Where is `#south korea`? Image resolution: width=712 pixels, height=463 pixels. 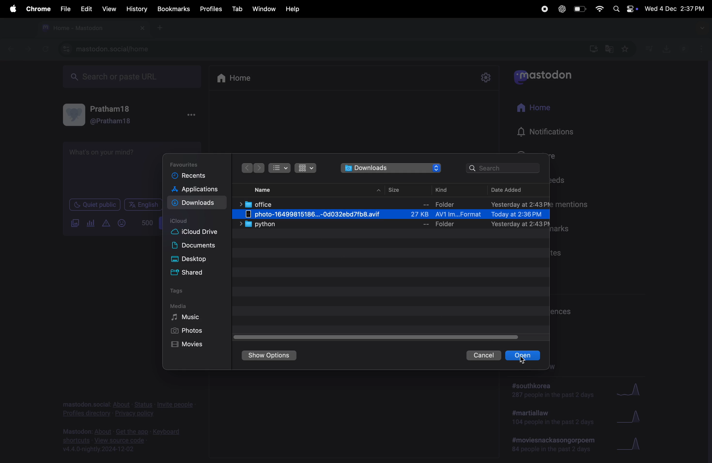 #south korea is located at coordinates (554, 390).